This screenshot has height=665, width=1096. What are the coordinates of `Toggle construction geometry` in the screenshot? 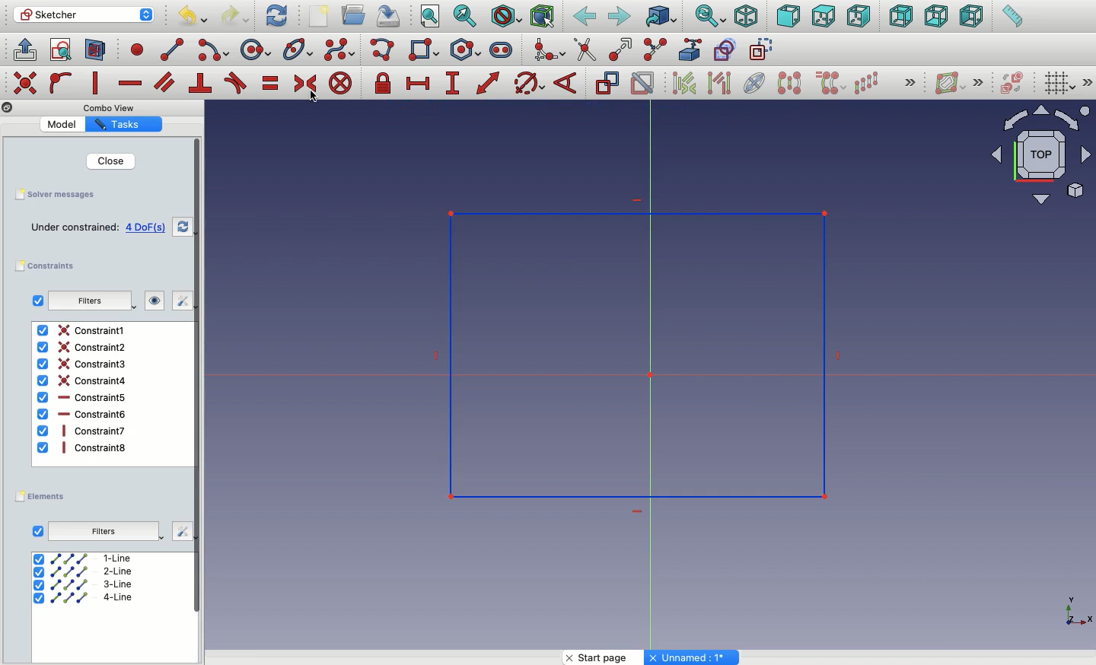 It's located at (762, 49).